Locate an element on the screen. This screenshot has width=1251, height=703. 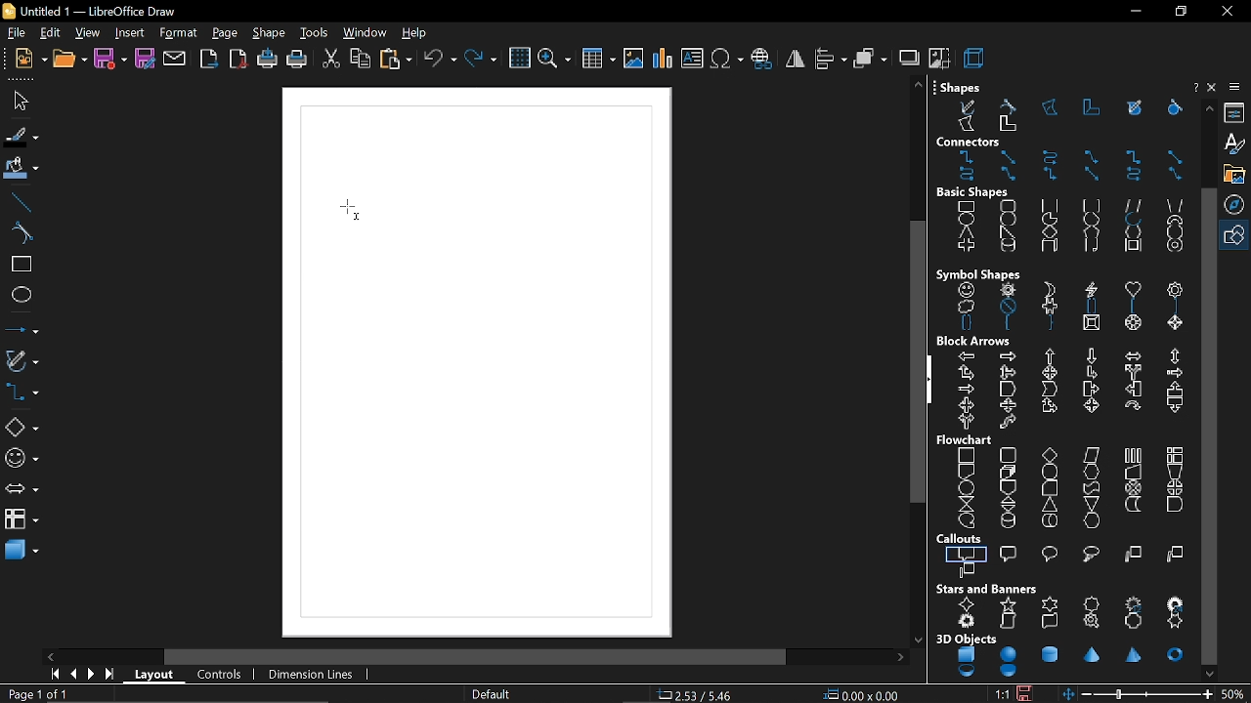
right arrow is located at coordinates (1007, 355).